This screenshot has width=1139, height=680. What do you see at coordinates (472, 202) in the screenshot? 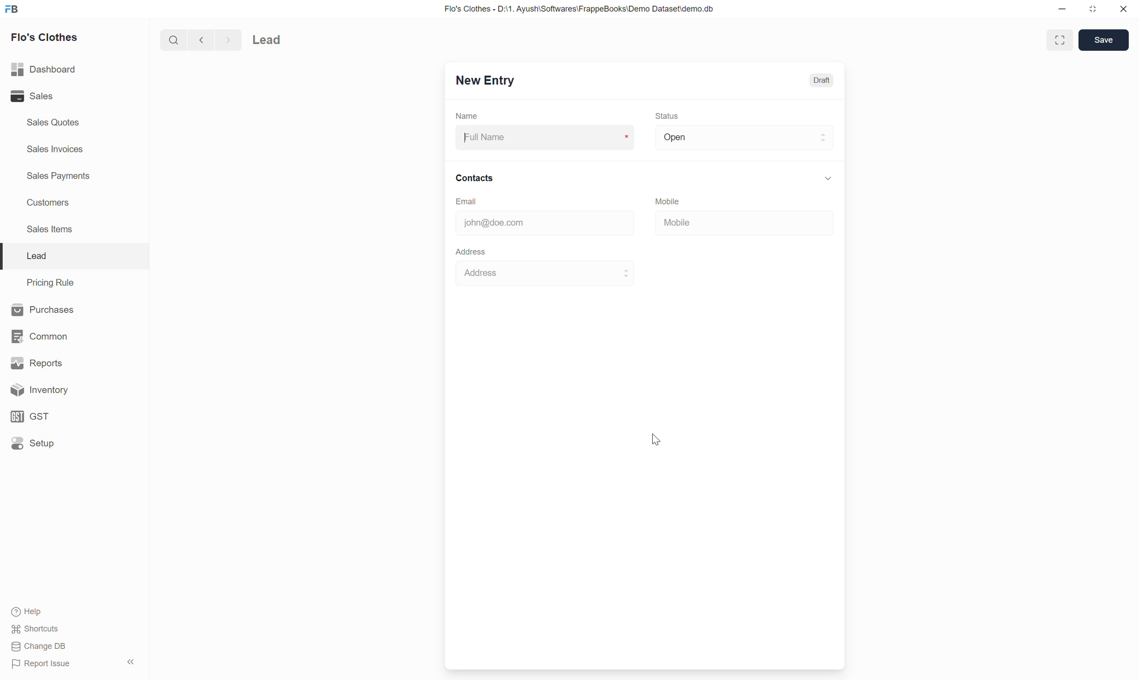
I see `Email` at bounding box center [472, 202].